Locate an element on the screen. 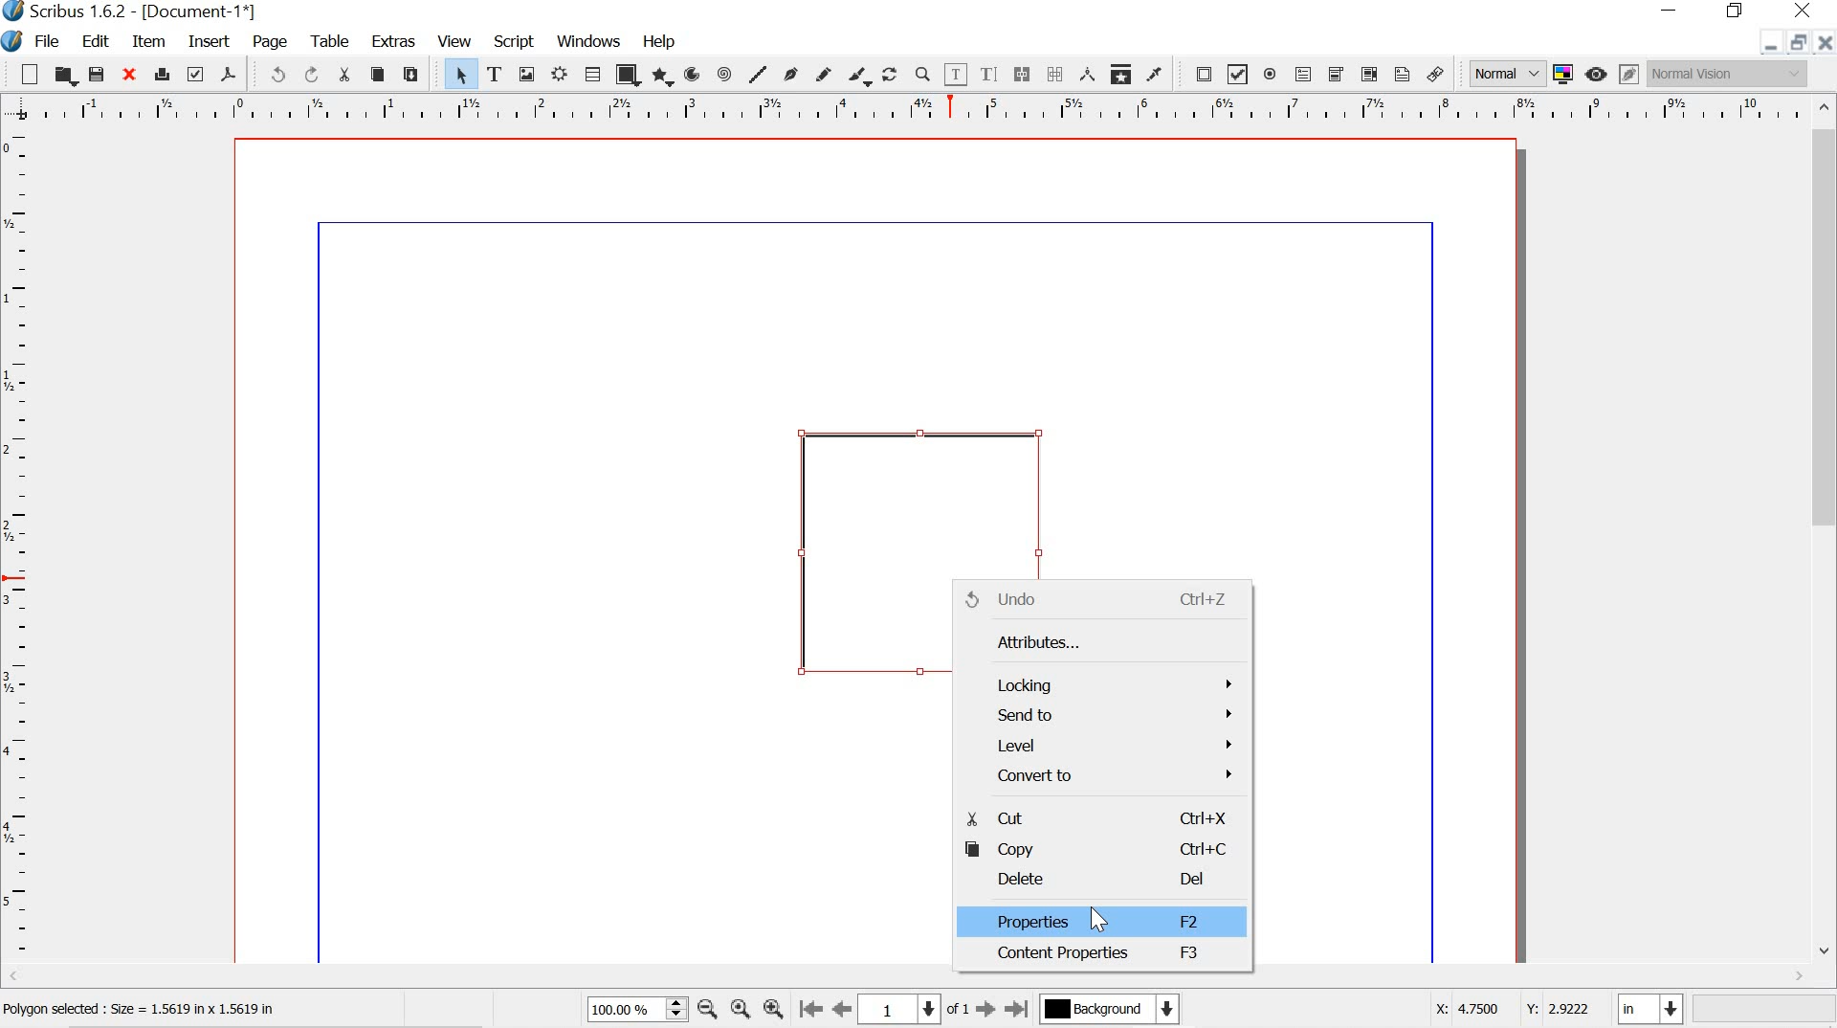 This screenshot has height=1028, width=1837. close is located at coordinates (1825, 45).